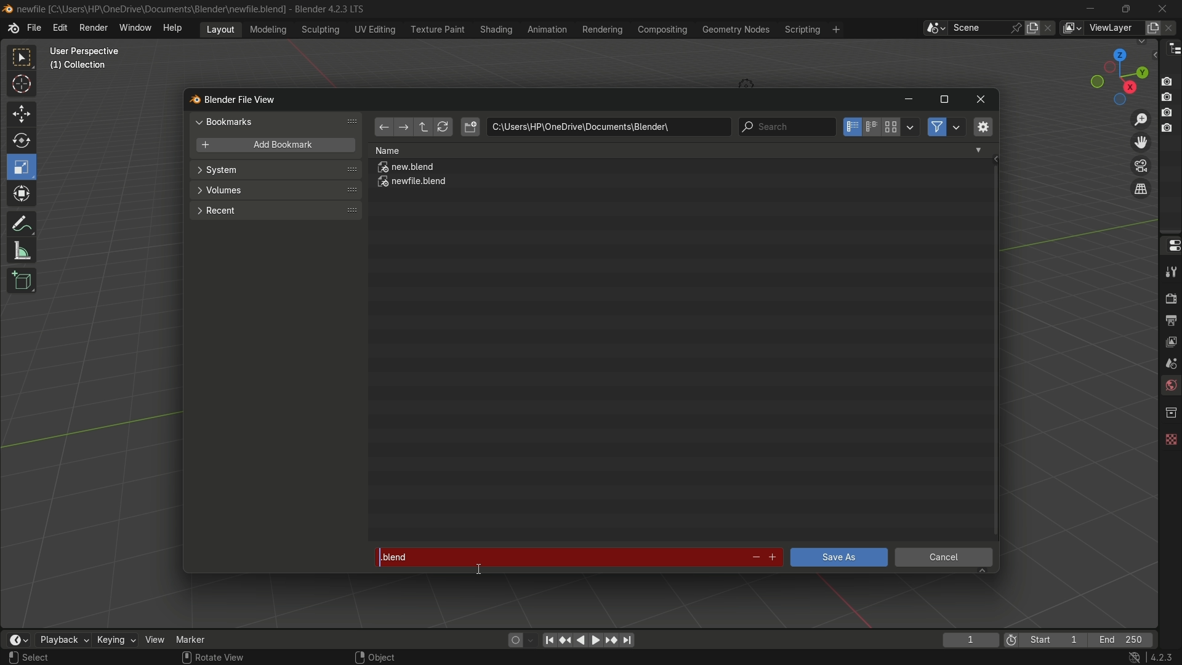  Describe the element at coordinates (547, 29) in the screenshot. I see `animation menu` at that location.